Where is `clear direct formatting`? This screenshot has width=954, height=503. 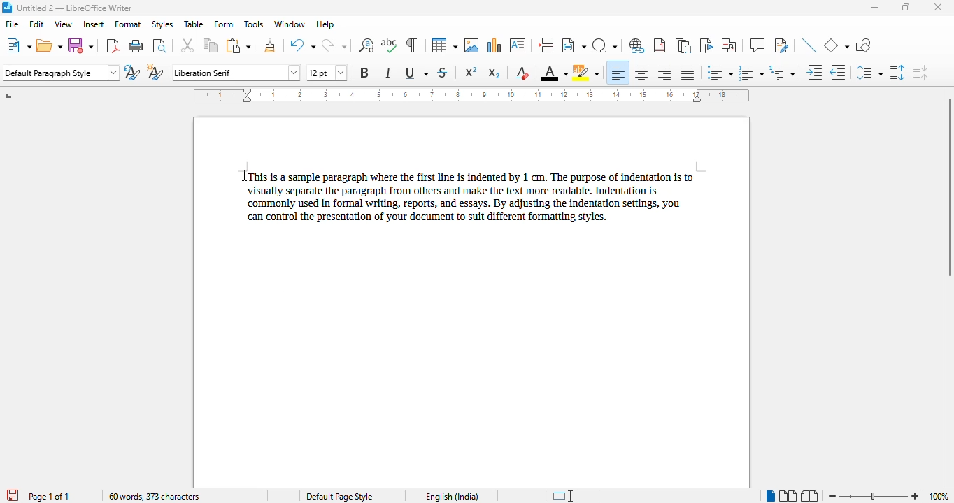 clear direct formatting is located at coordinates (522, 73).